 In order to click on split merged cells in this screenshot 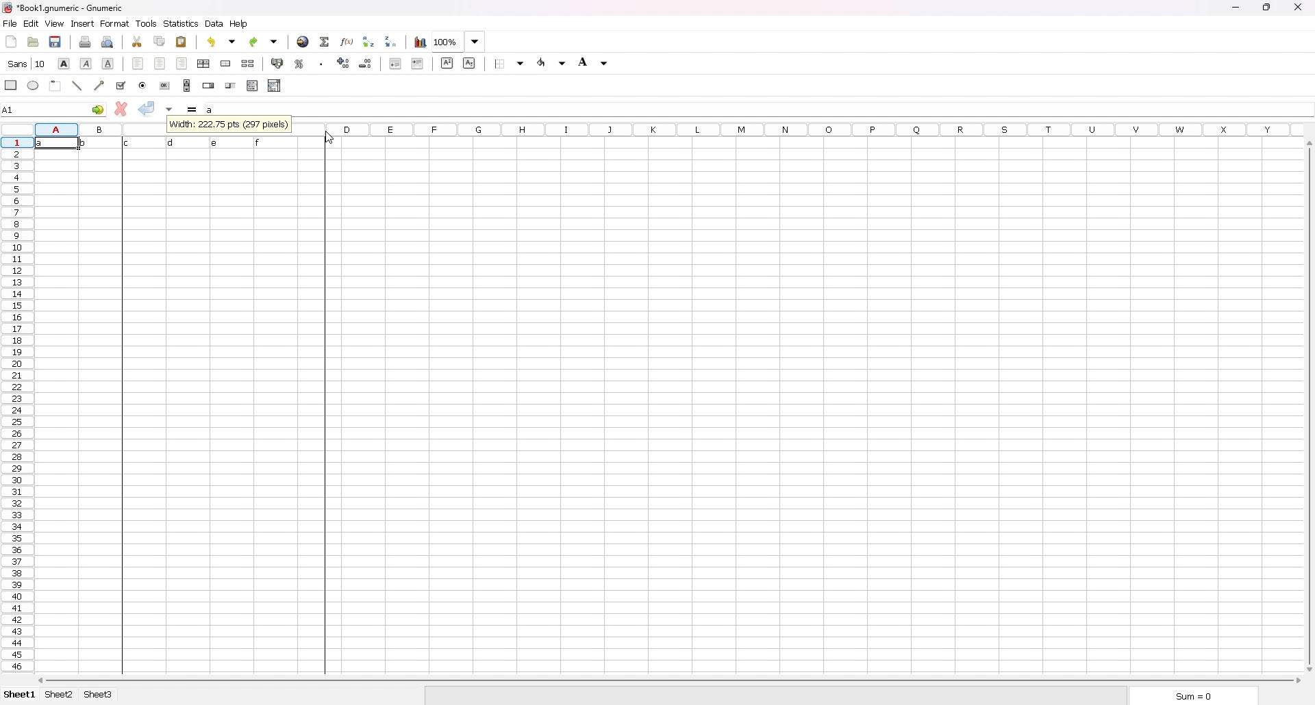, I will do `click(249, 64)`.